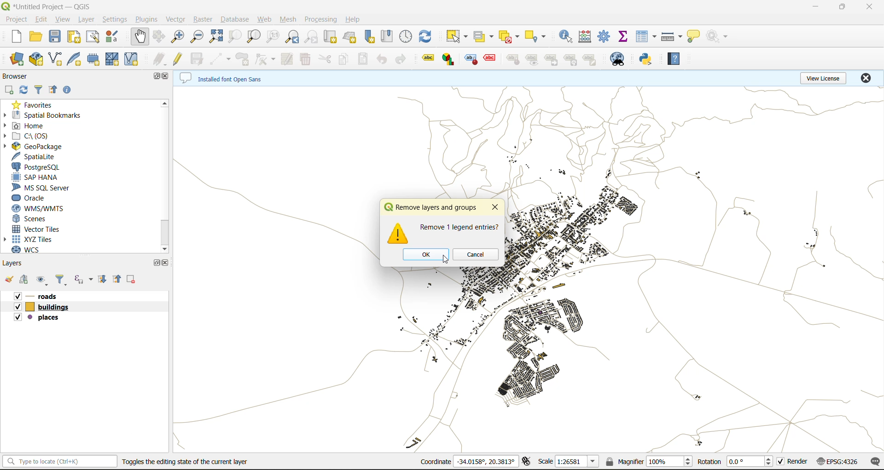  What do you see at coordinates (565, 39) in the screenshot?
I see `indentify features` at bounding box center [565, 39].